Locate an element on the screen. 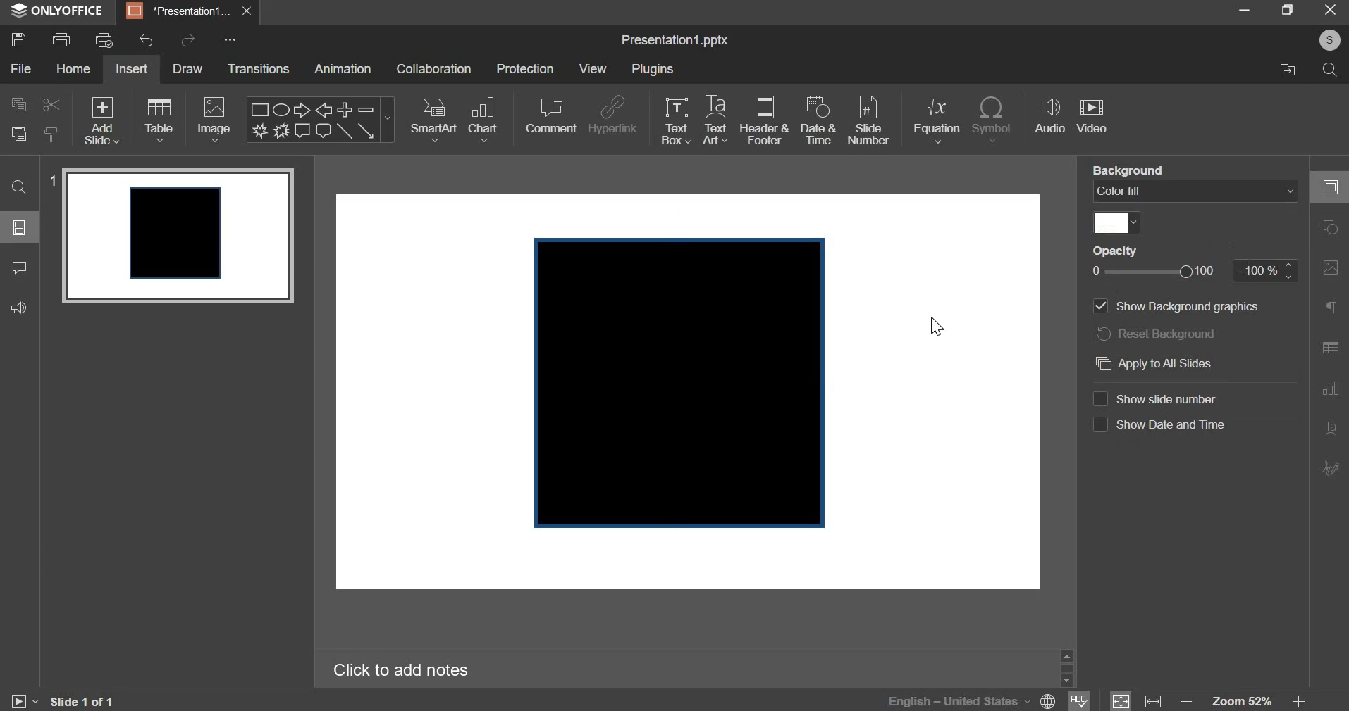  video is located at coordinates (1092, 115).